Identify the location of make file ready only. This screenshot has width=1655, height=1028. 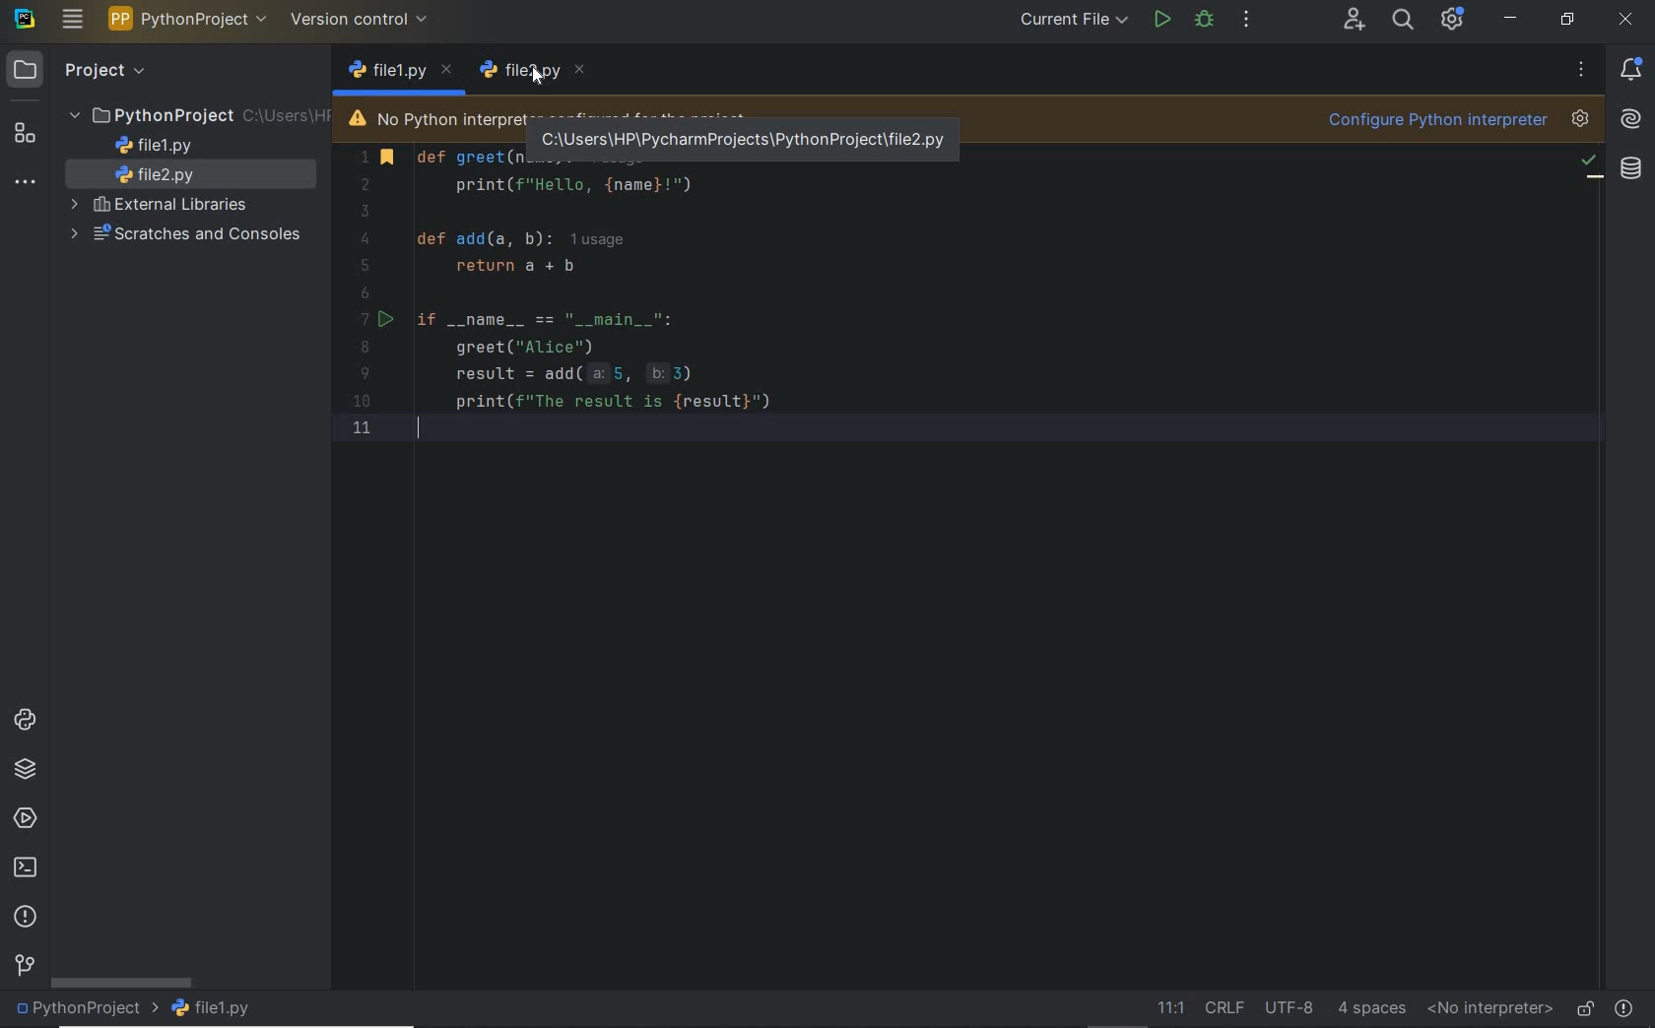
(1582, 1006).